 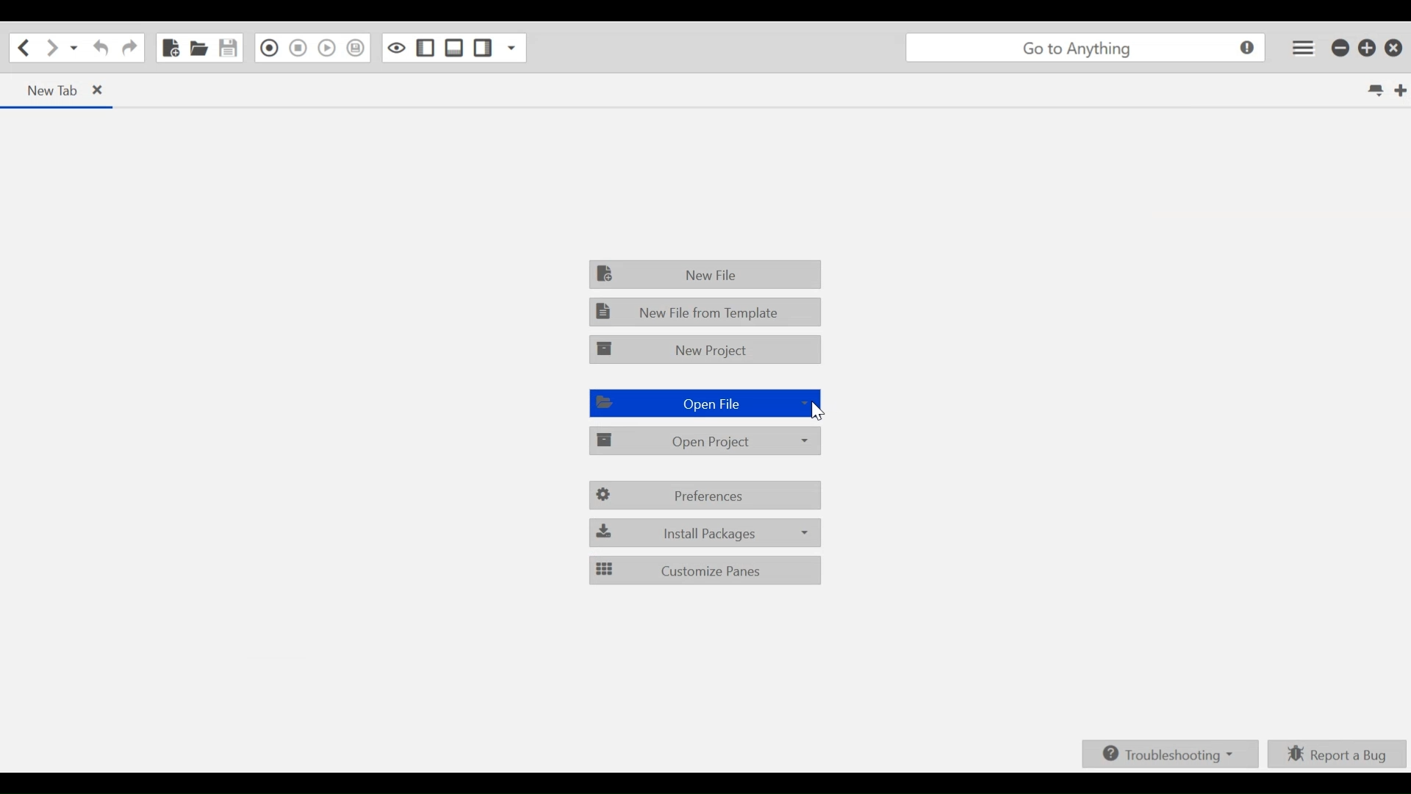 What do you see at coordinates (816, 412) in the screenshot?
I see `Cursor` at bounding box center [816, 412].